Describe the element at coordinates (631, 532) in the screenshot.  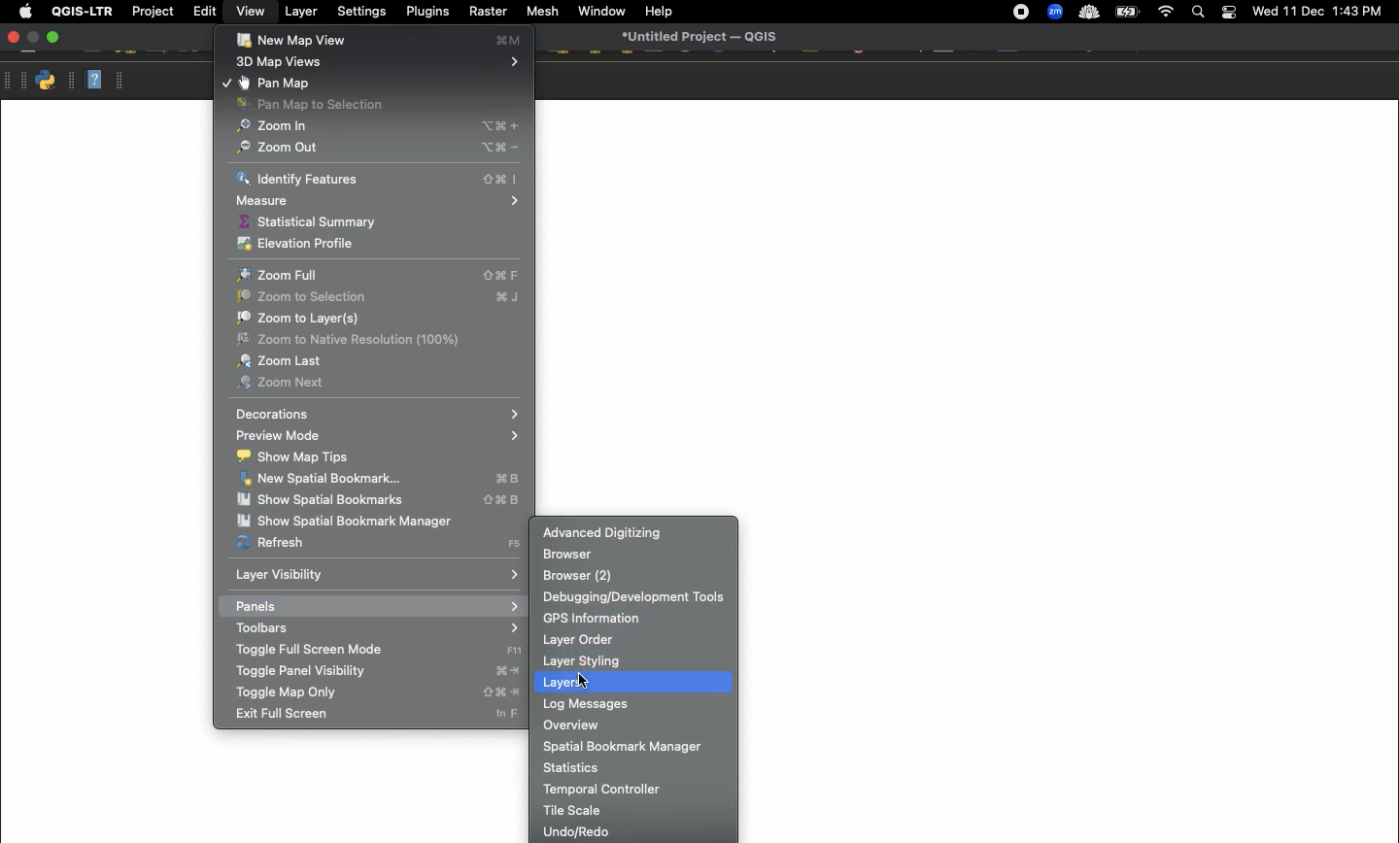
I see `Advanced digitizing` at that location.